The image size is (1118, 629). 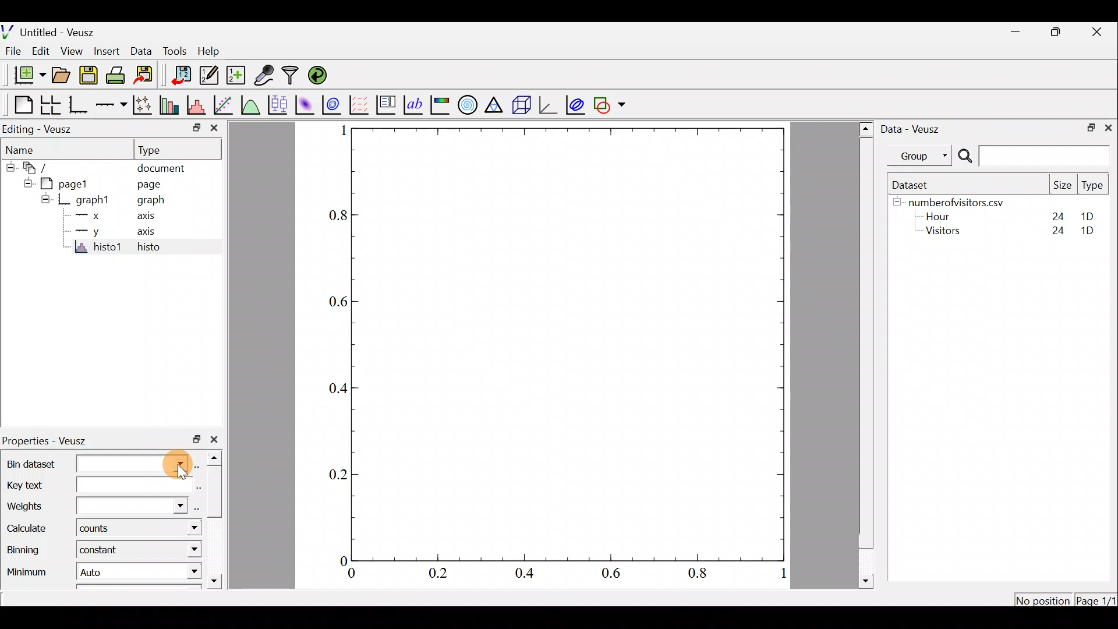 What do you see at coordinates (24, 575) in the screenshot?
I see `Minimum` at bounding box center [24, 575].